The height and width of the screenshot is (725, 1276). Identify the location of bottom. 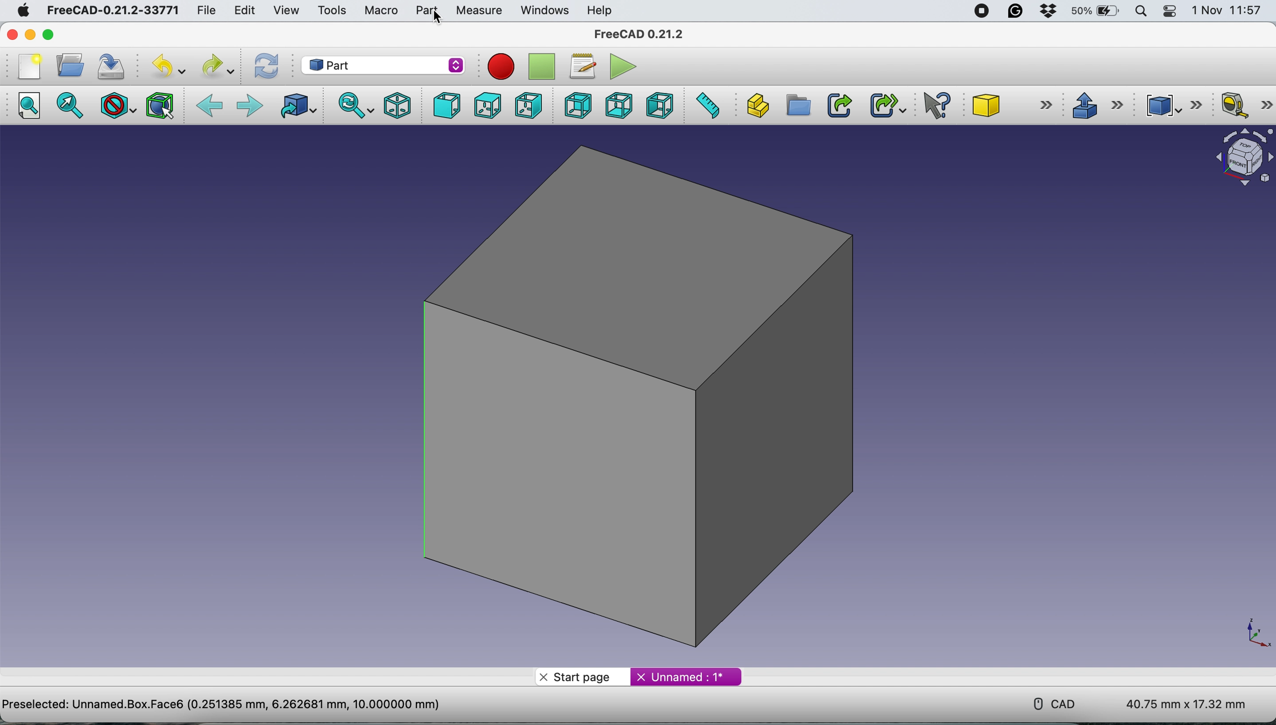
(619, 105).